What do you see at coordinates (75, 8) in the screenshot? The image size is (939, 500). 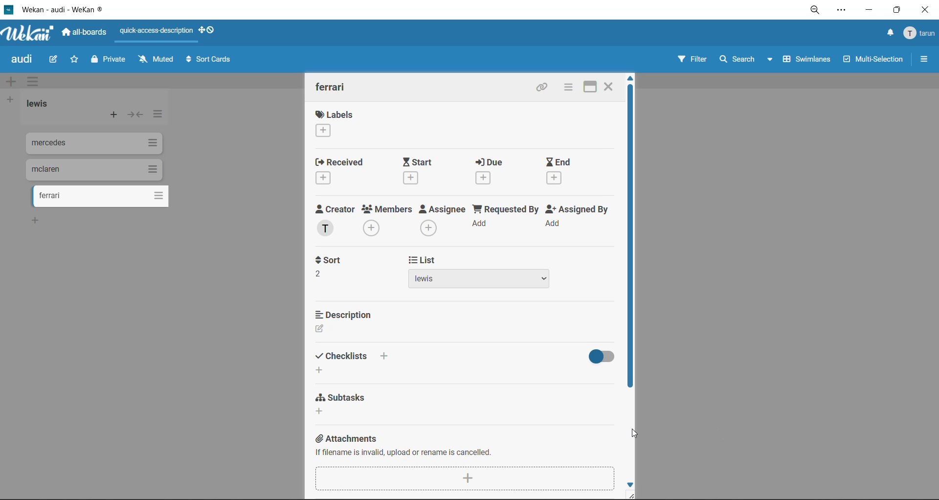 I see `app title` at bounding box center [75, 8].